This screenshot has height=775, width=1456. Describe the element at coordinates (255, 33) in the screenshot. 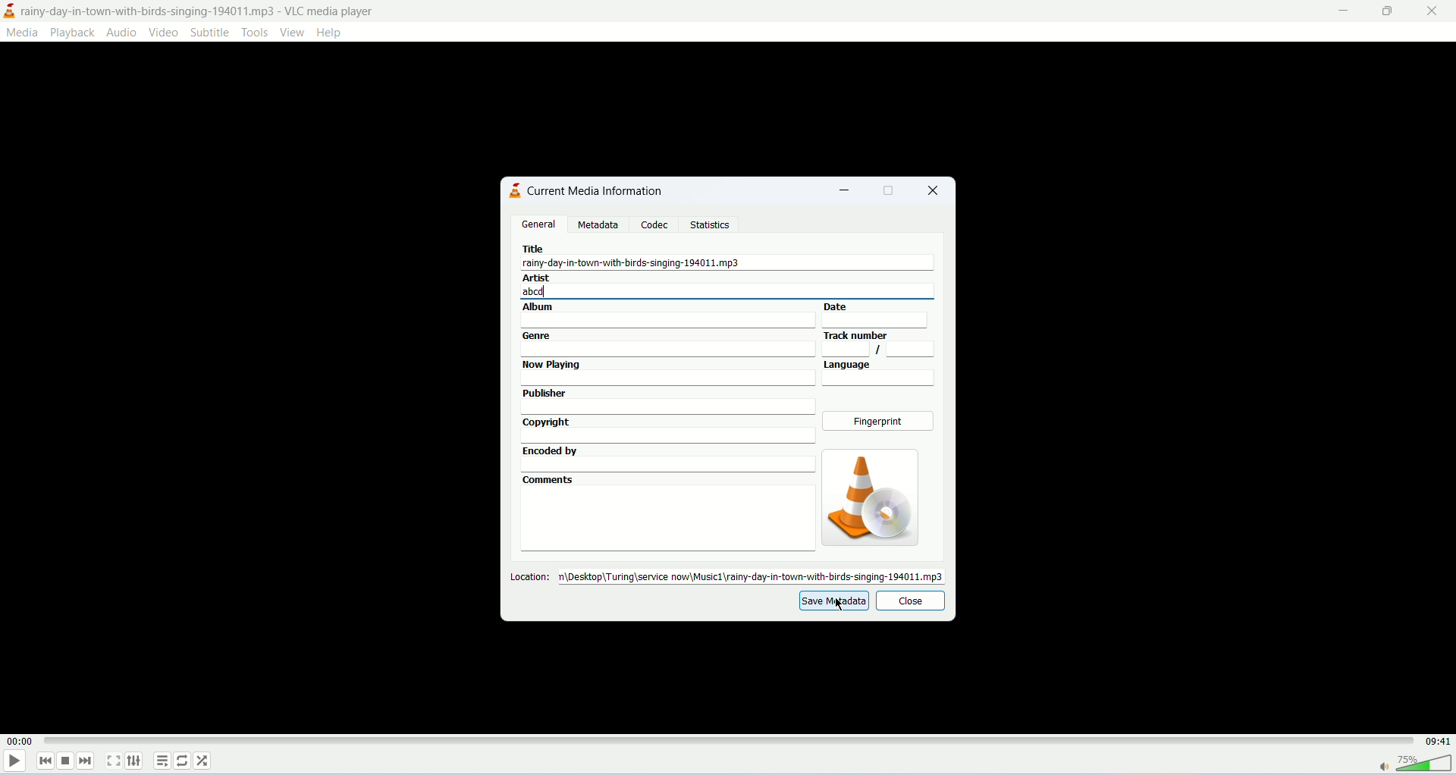

I see `tools` at that location.